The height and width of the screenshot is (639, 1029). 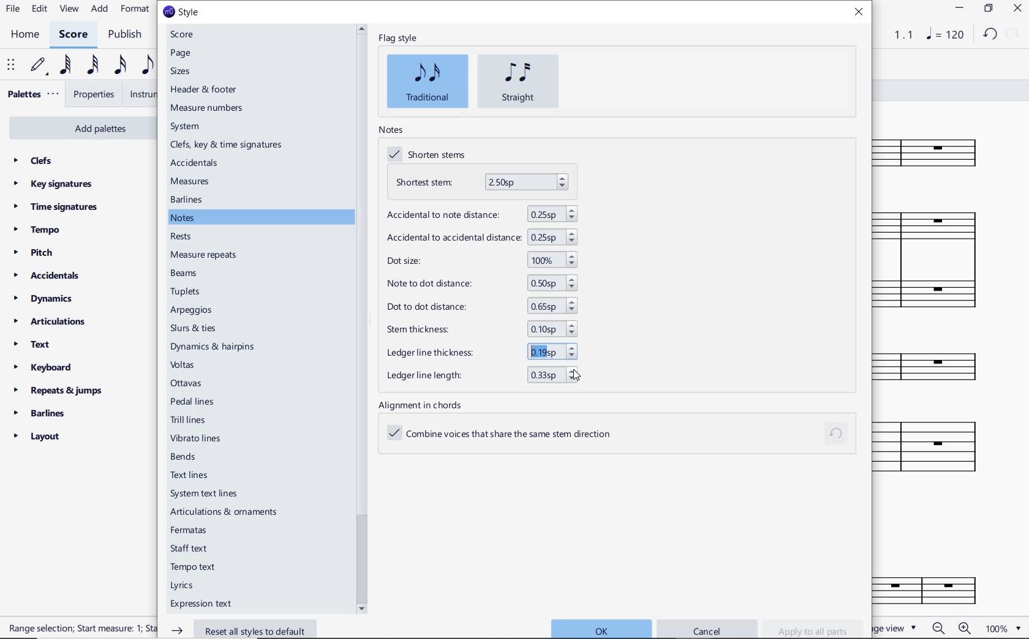 What do you see at coordinates (39, 413) in the screenshot?
I see `barlines` at bounding box center [39, 413].